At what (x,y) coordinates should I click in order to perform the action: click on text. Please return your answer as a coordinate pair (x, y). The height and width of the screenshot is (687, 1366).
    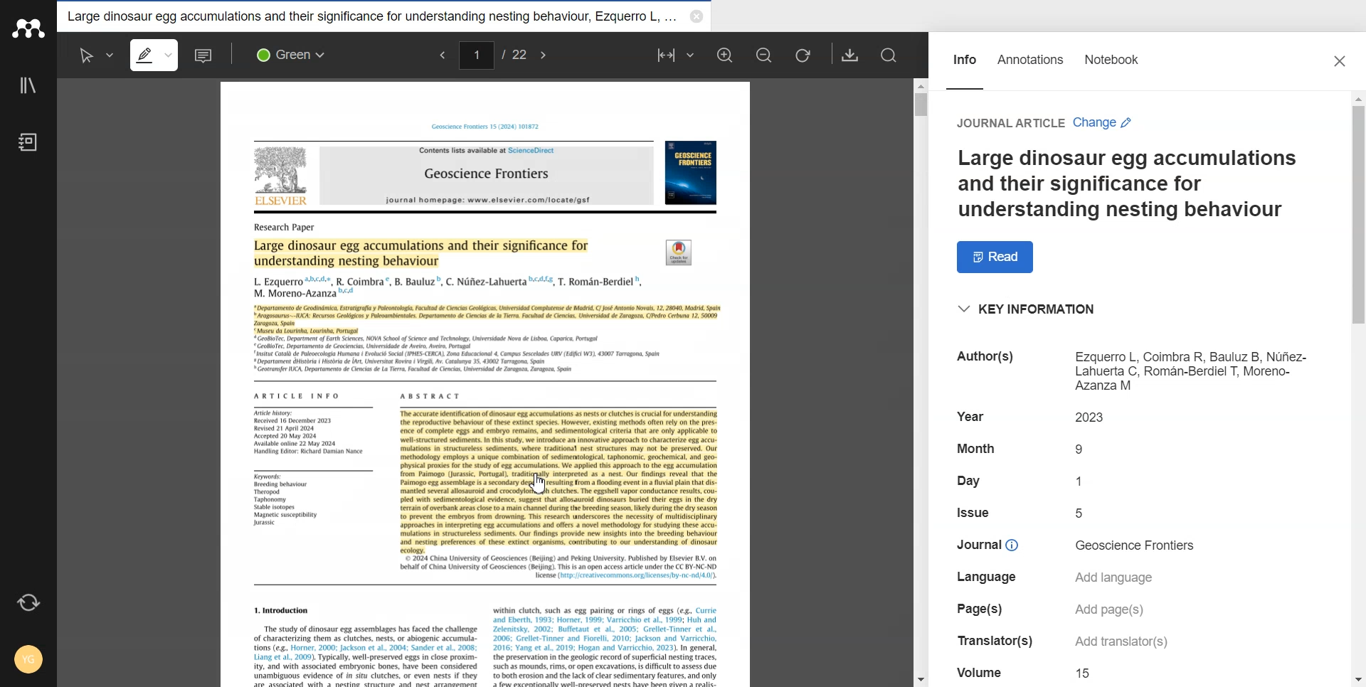
    Looking at the image, I should click on (1118, 643).